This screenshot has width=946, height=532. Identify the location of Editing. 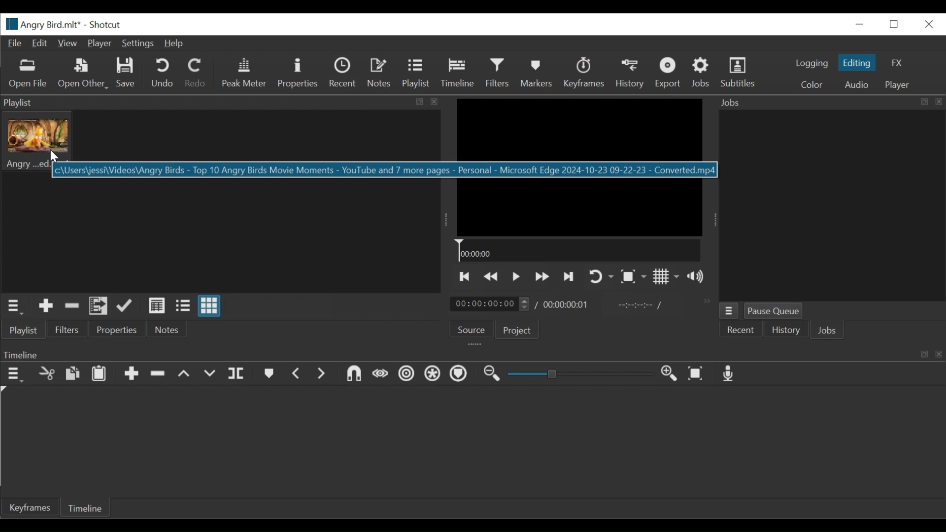
(857, 63).